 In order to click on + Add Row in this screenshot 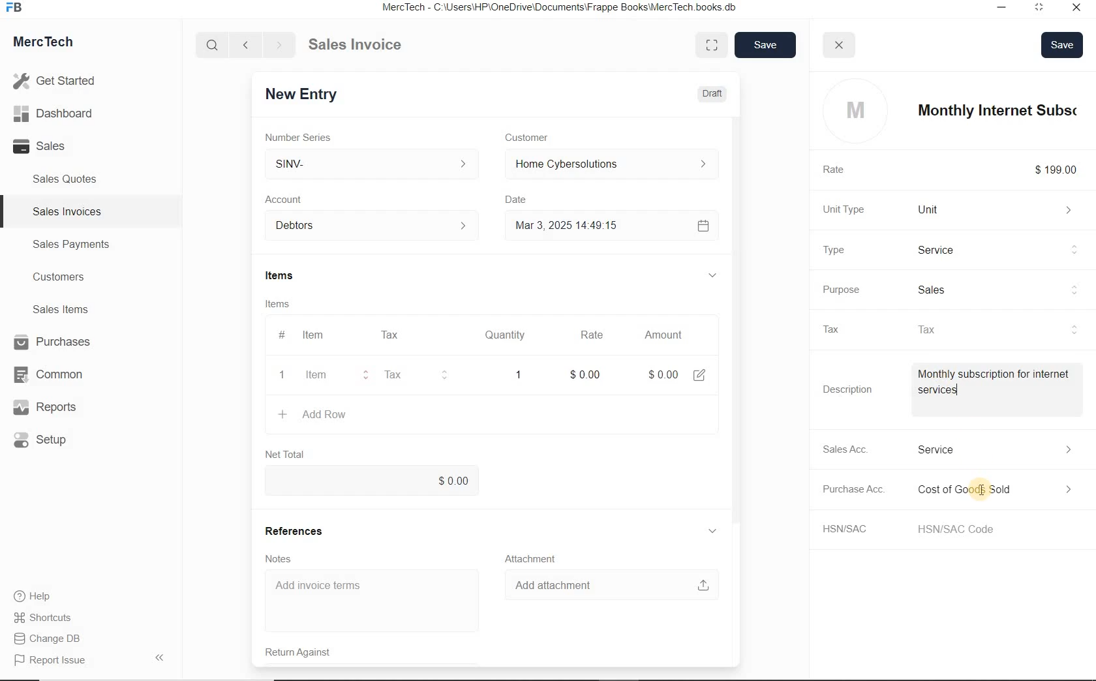, I will do `click(327, 415)`.